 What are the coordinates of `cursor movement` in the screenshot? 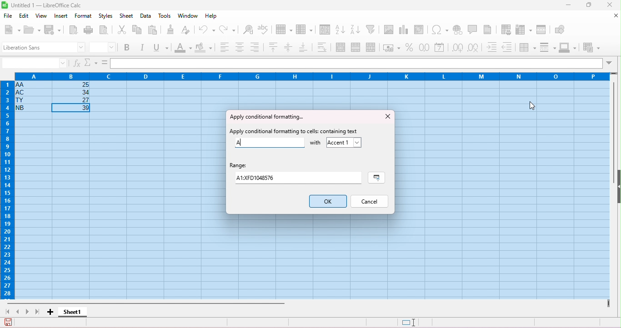 It's located at (532, 105).